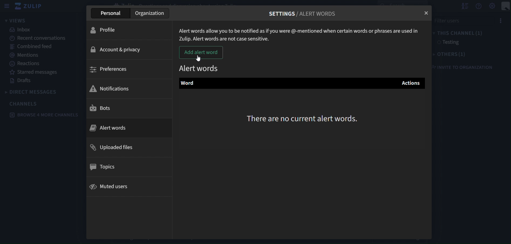 This screenshot has height=244, width=511. I want to click on Cursor, so click(199, 58).